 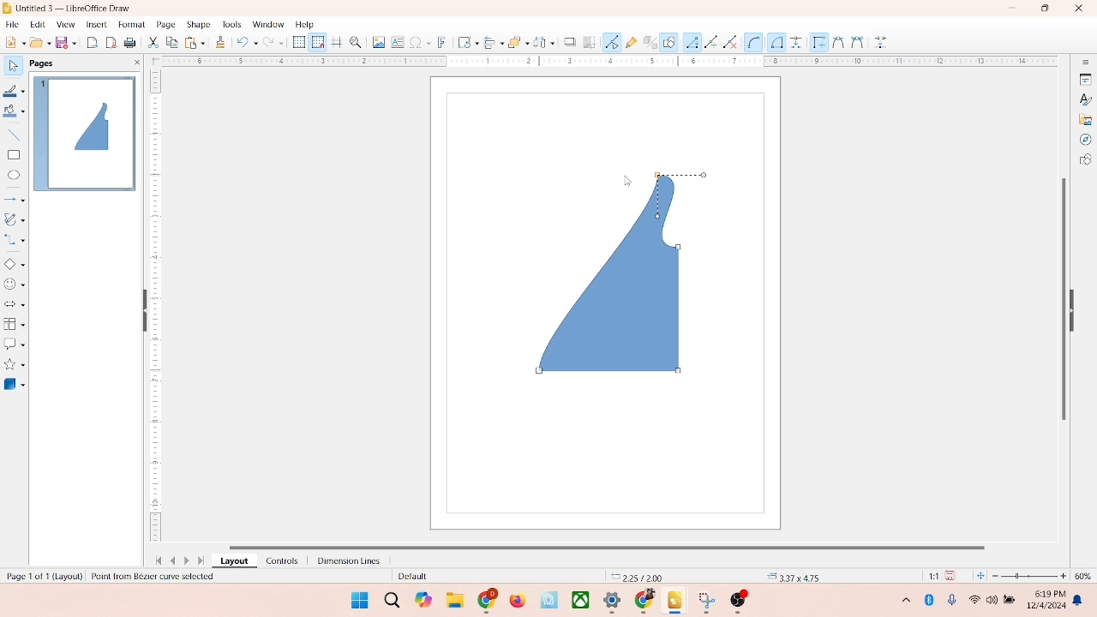 What do you see at coordinates (1084, 99) in the screenshot?
I see `styles` at bounding box center [1084, 99].